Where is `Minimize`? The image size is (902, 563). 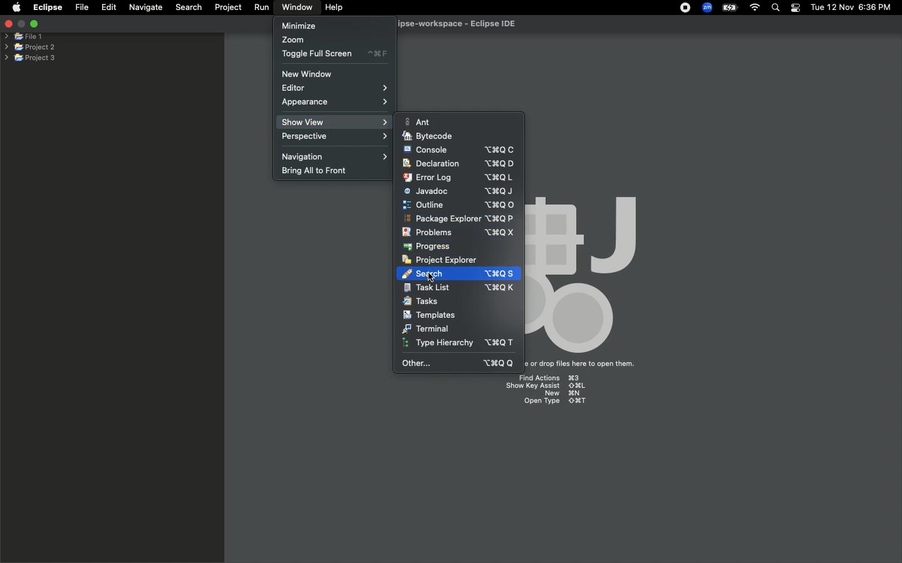
Minimize is located at coordinates (299, 25).